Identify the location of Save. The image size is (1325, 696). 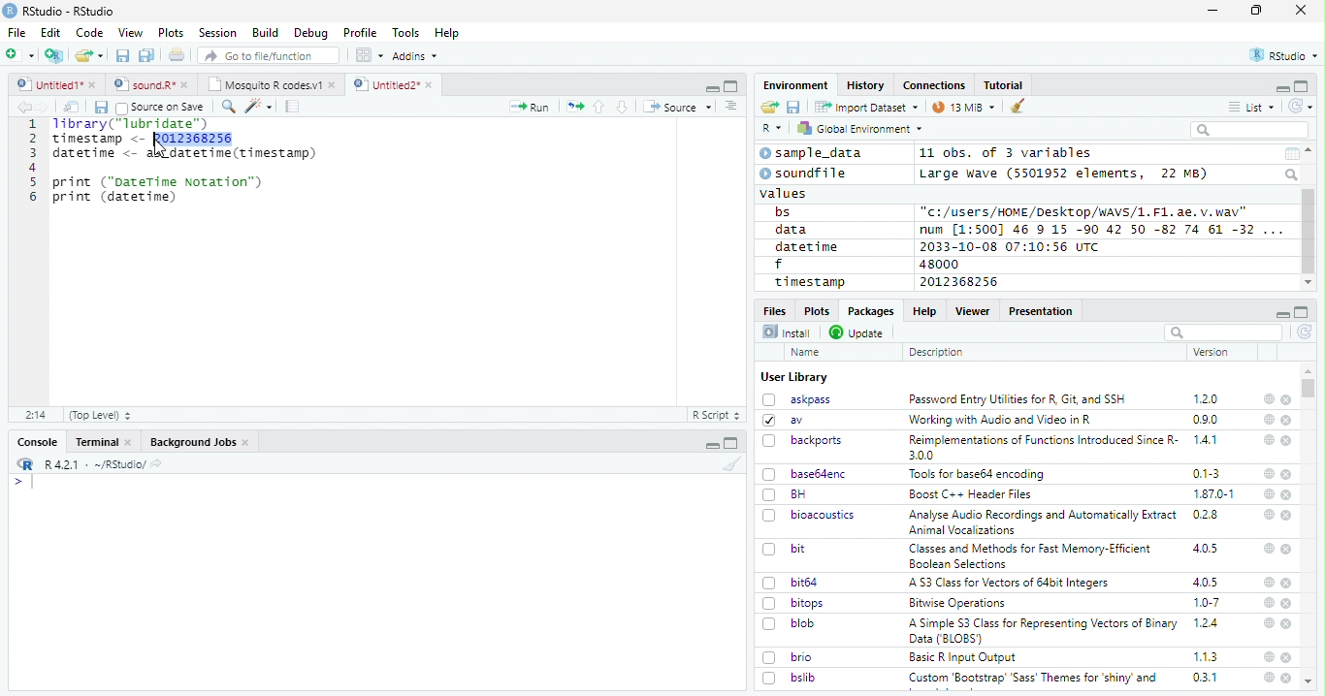
(100, 108).